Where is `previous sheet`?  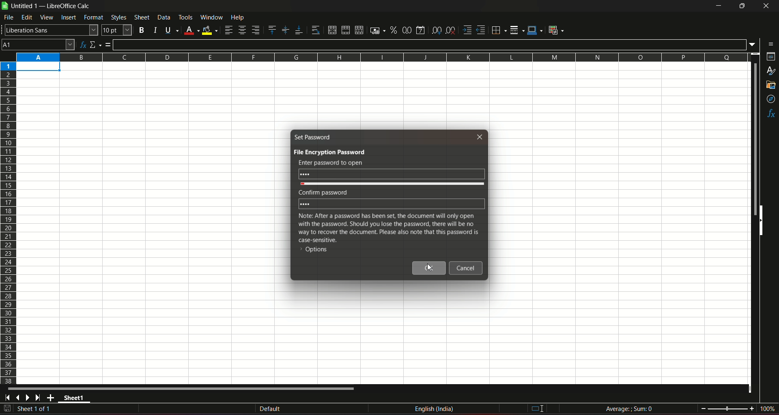 previous sheet is located at coordinates (19, 398).